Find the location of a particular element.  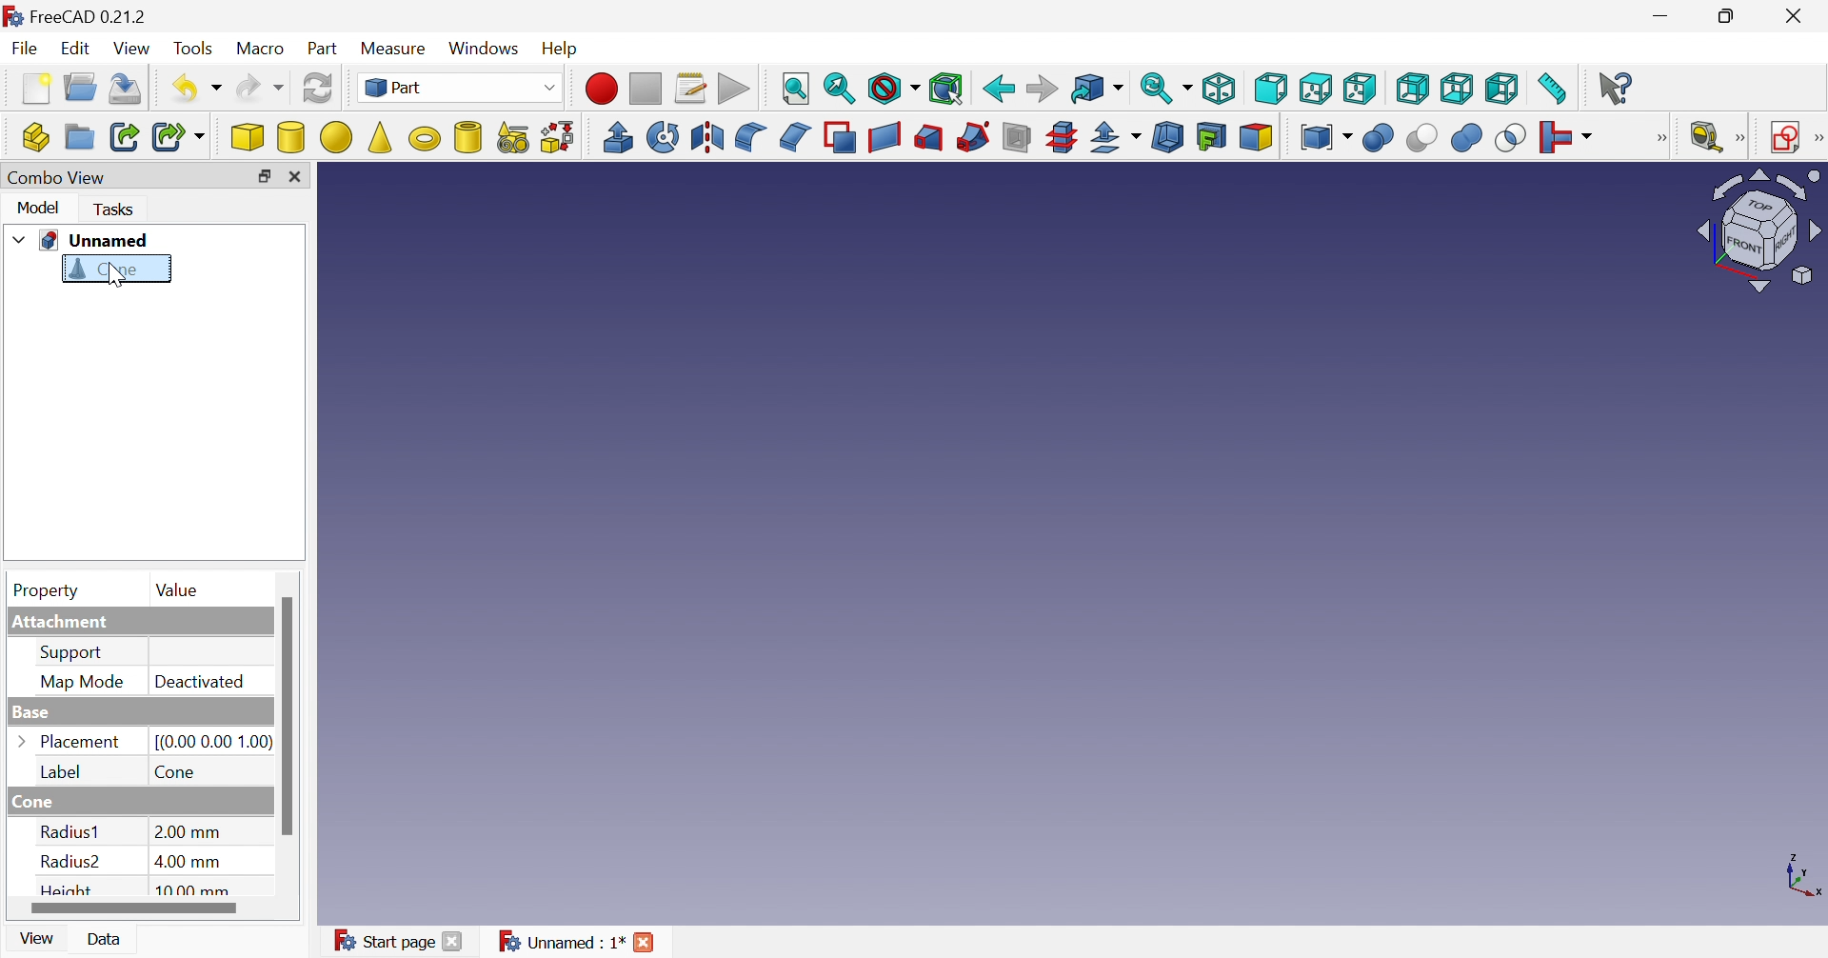

Fit all is located at coordinates (793, 90).